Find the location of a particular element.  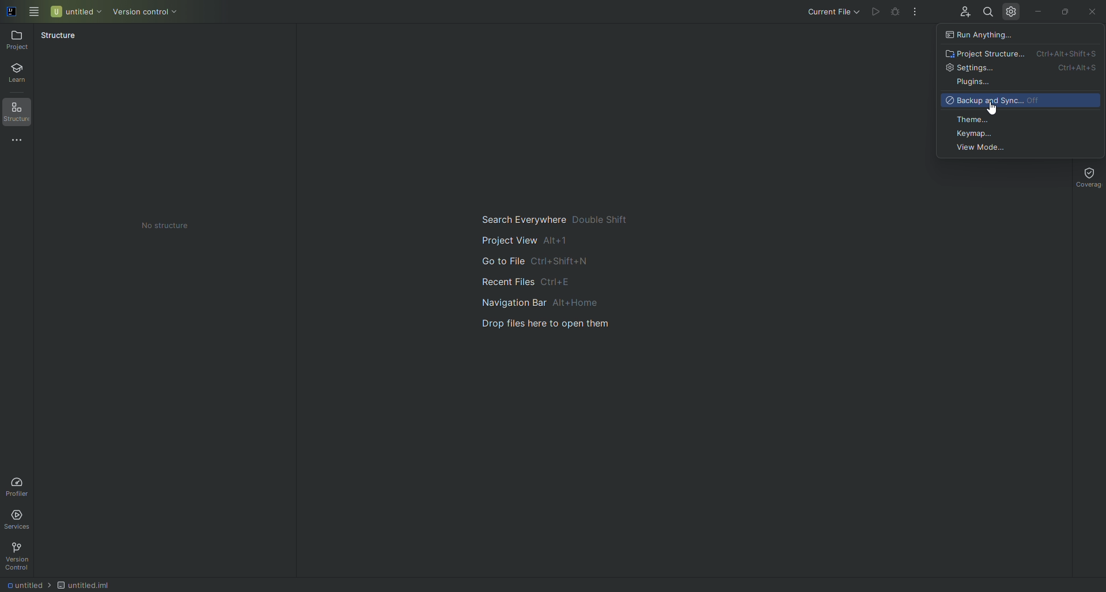

Project View is located at coordinates (525, 240).